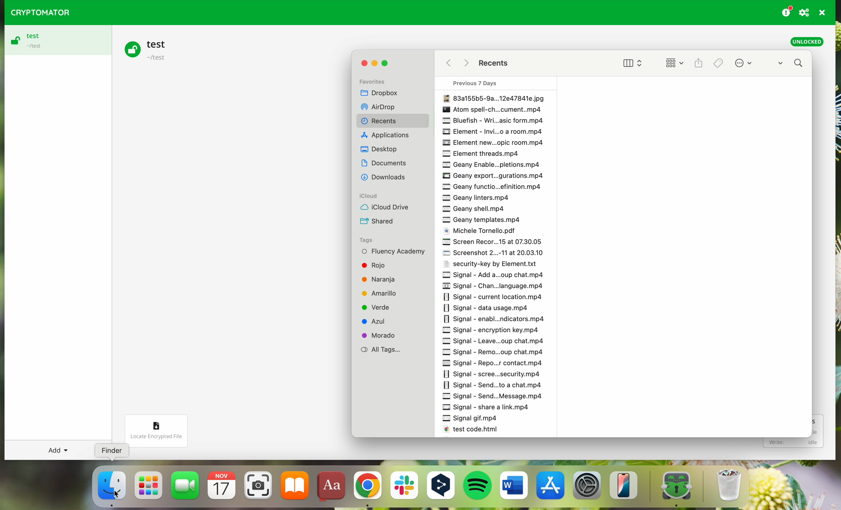 The height and width of the screenshot is (510, 841). Describe the element at coordinates (489, 307) in the screenshot. I see `signal data usage` at that location.